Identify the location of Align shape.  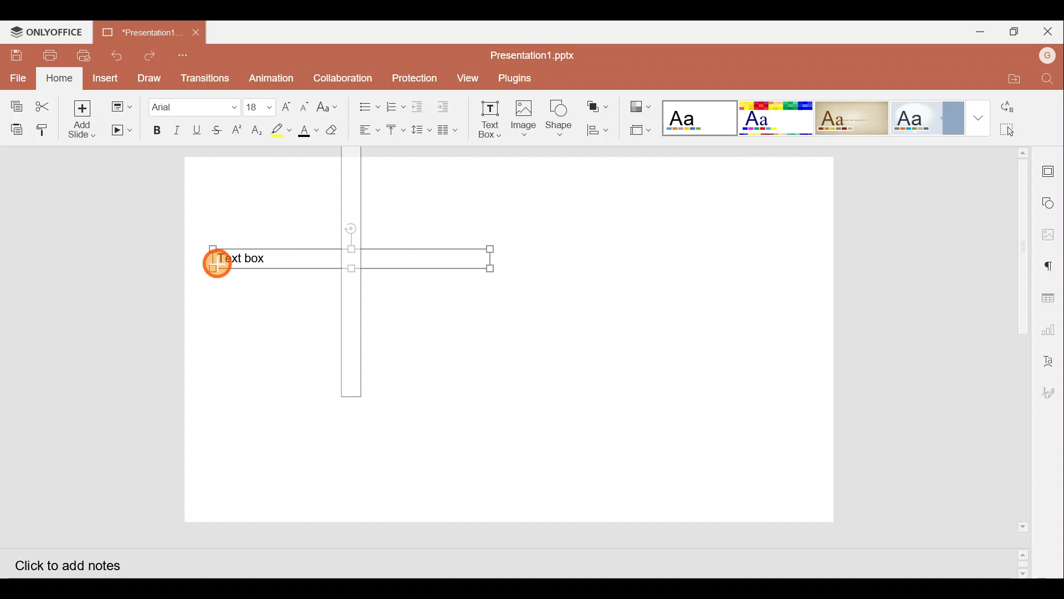
(597, 129).